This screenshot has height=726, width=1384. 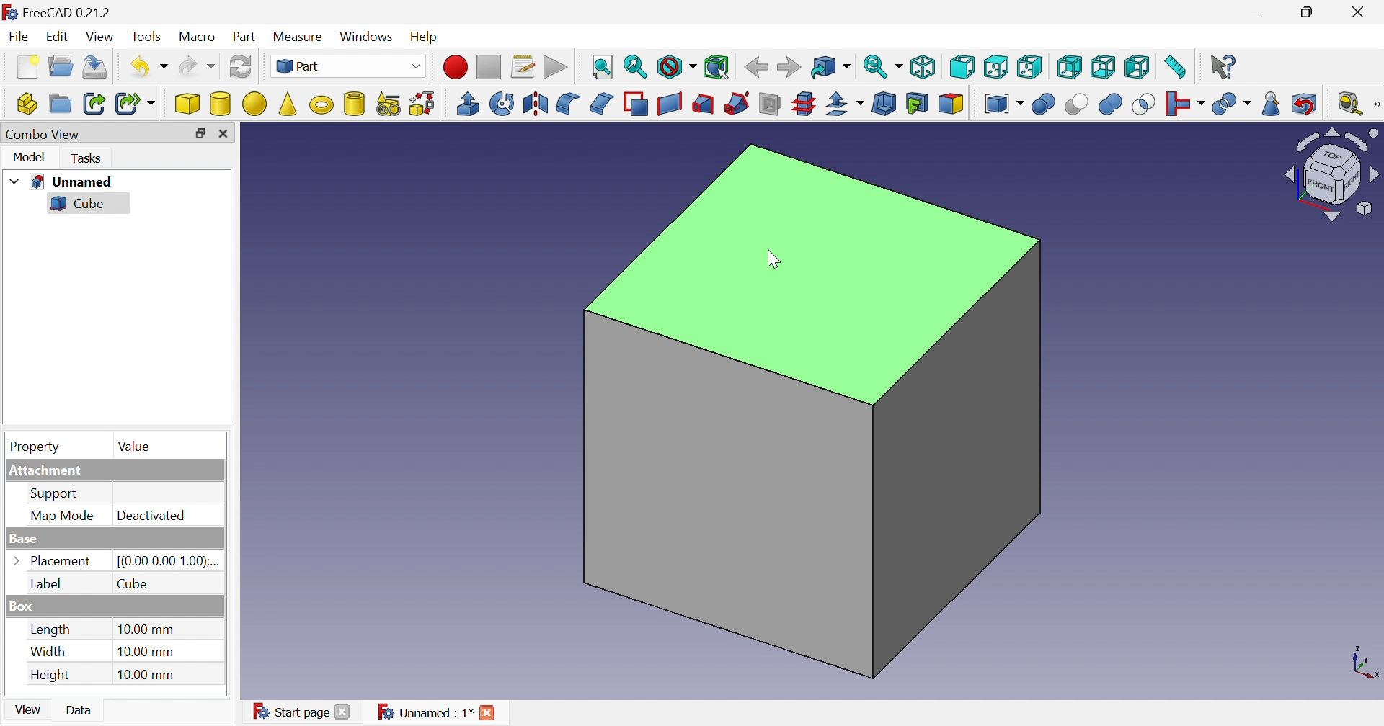 I want to click on Create ruled surface, so click(x=670, y=104).